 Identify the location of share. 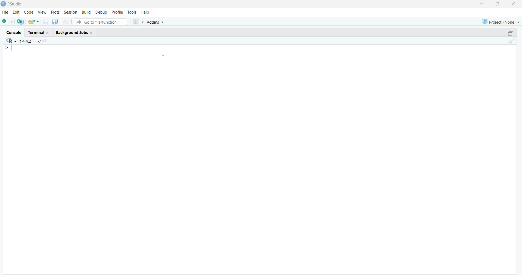
(45, 41).